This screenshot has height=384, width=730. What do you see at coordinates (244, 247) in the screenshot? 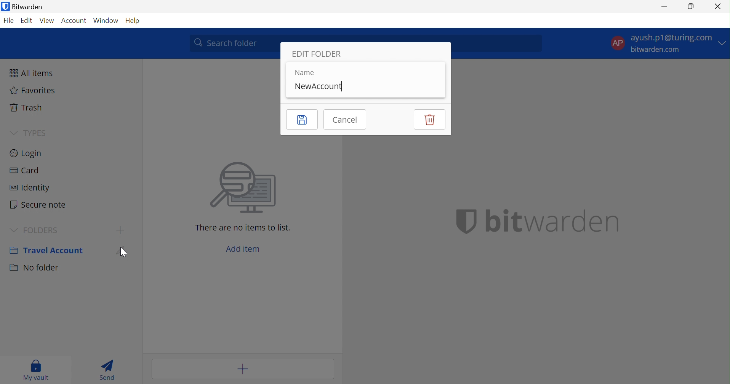
I see `Add item` at bounding box center [244, 247].